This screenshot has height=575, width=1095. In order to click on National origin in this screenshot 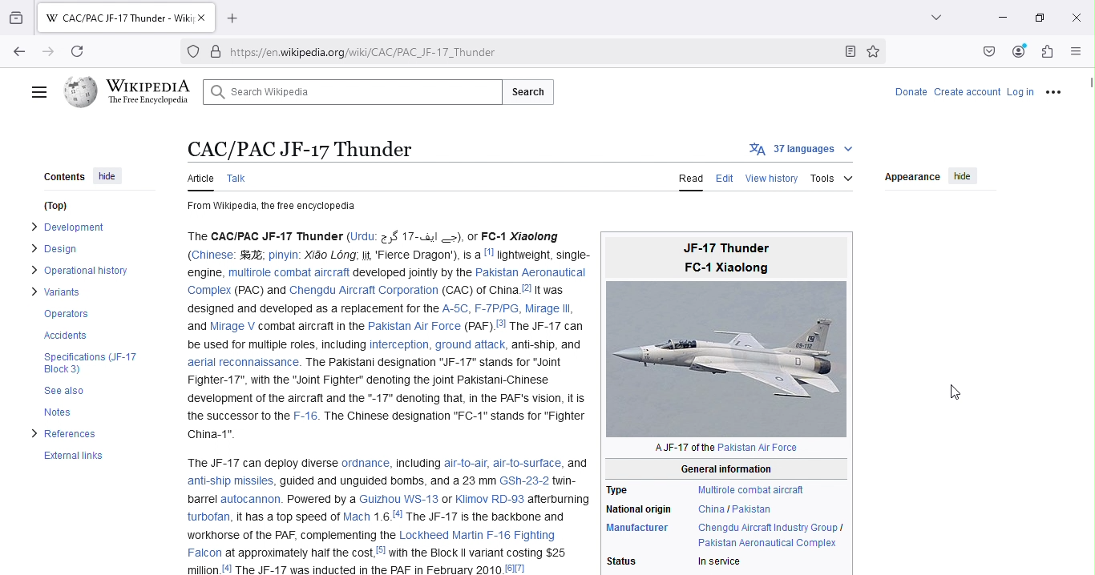, I will do `click(639, 508)`.